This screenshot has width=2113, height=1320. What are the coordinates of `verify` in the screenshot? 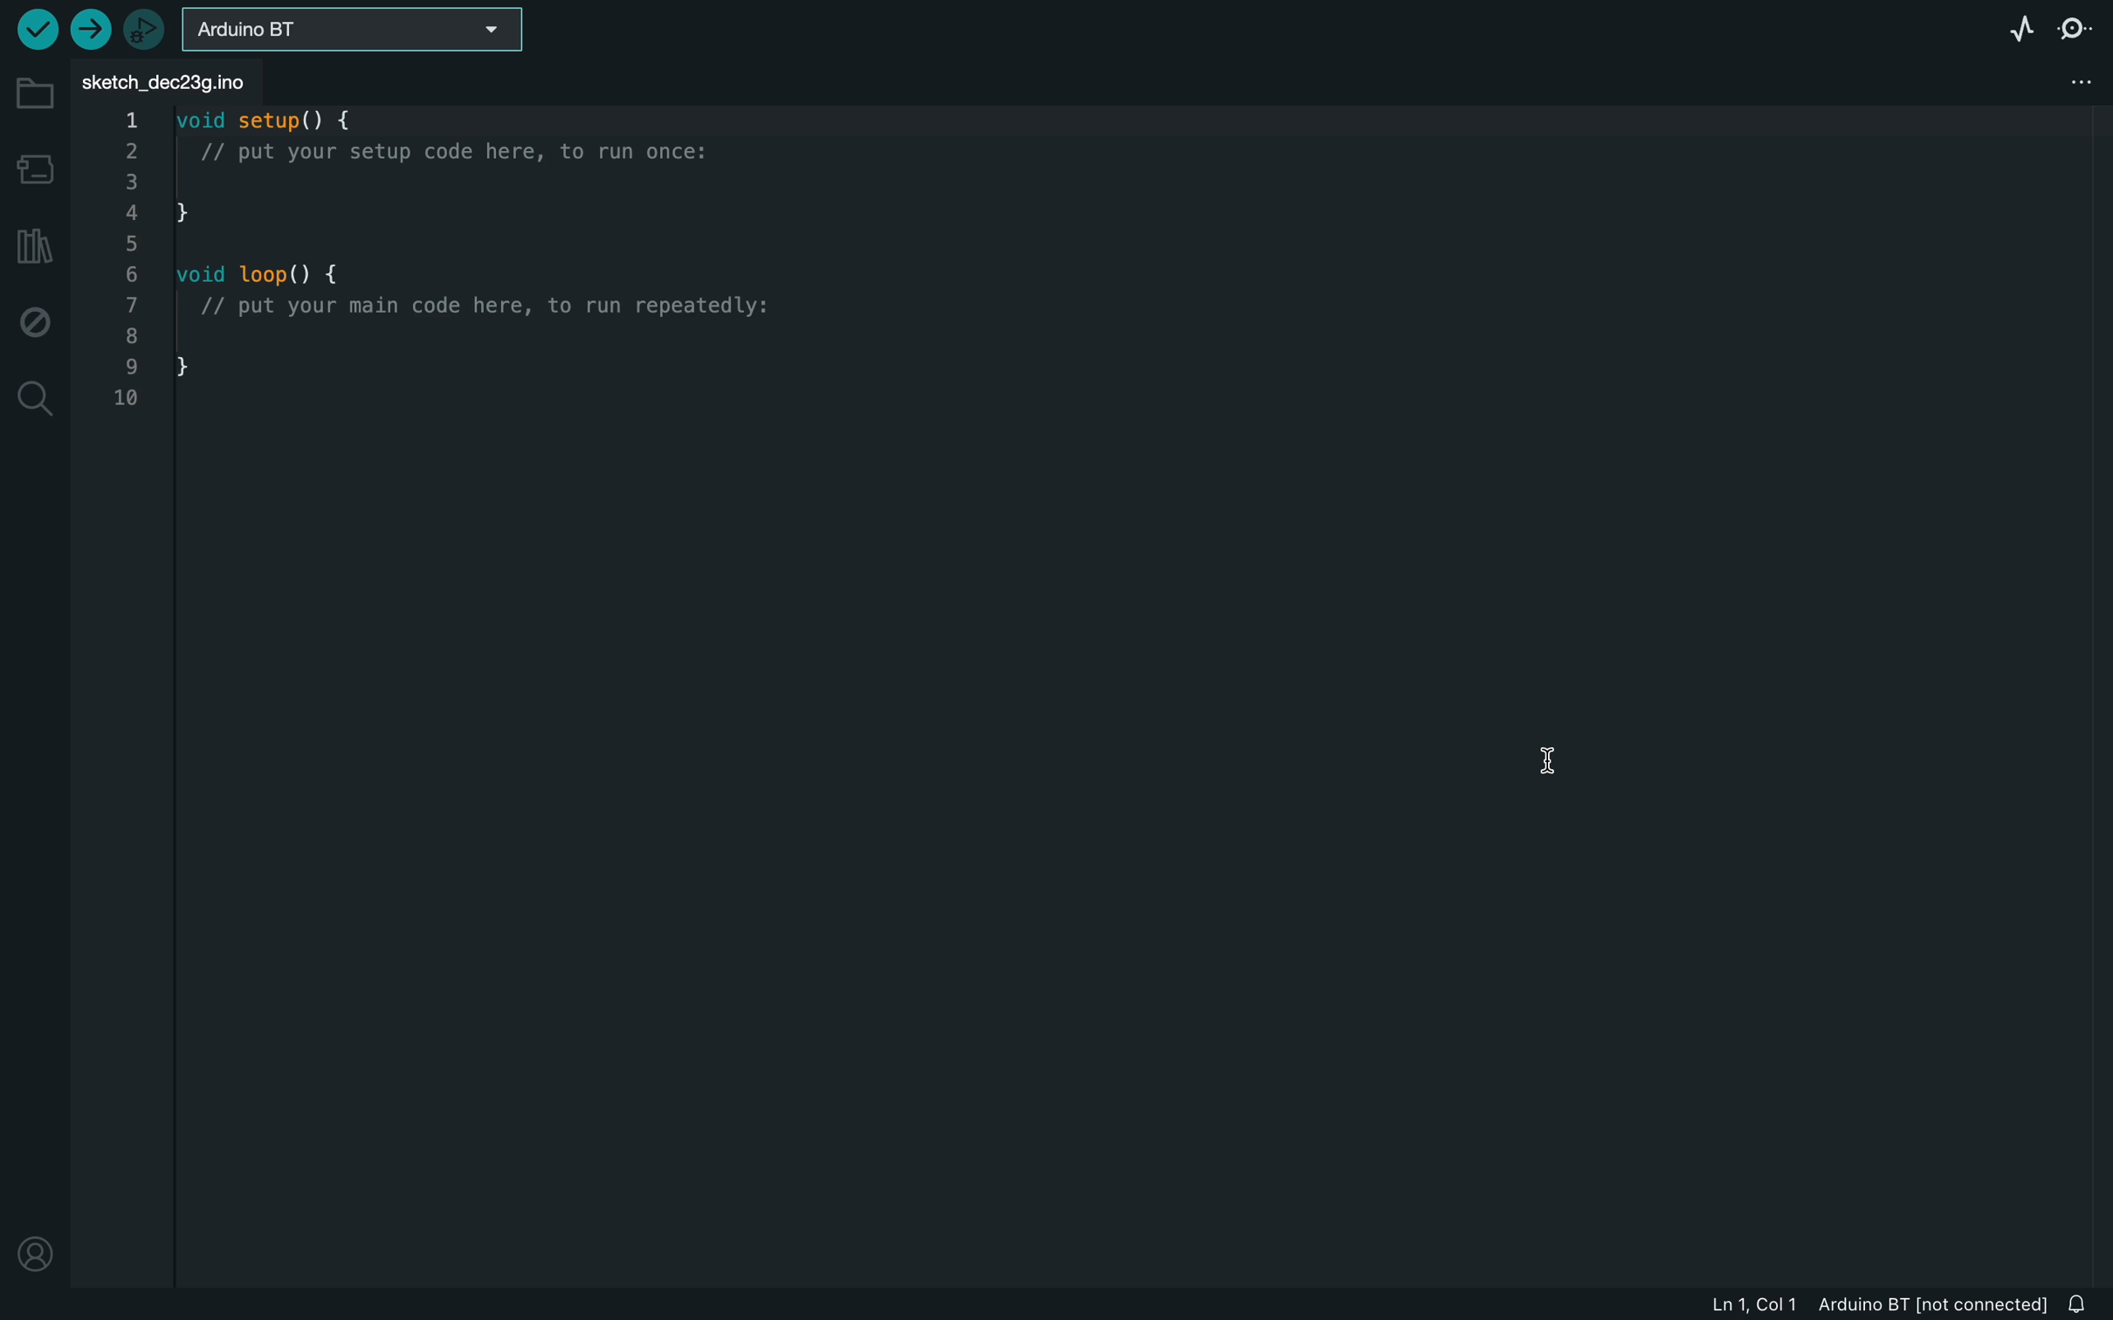 It's located at (33, 31).